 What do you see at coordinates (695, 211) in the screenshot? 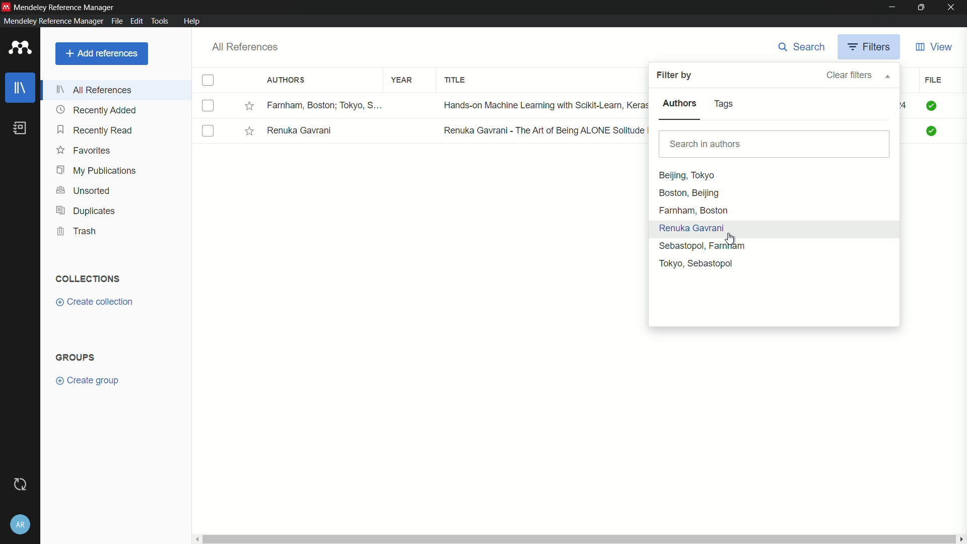
I see `Farnham, Boston` at bounding box center [695, 211].